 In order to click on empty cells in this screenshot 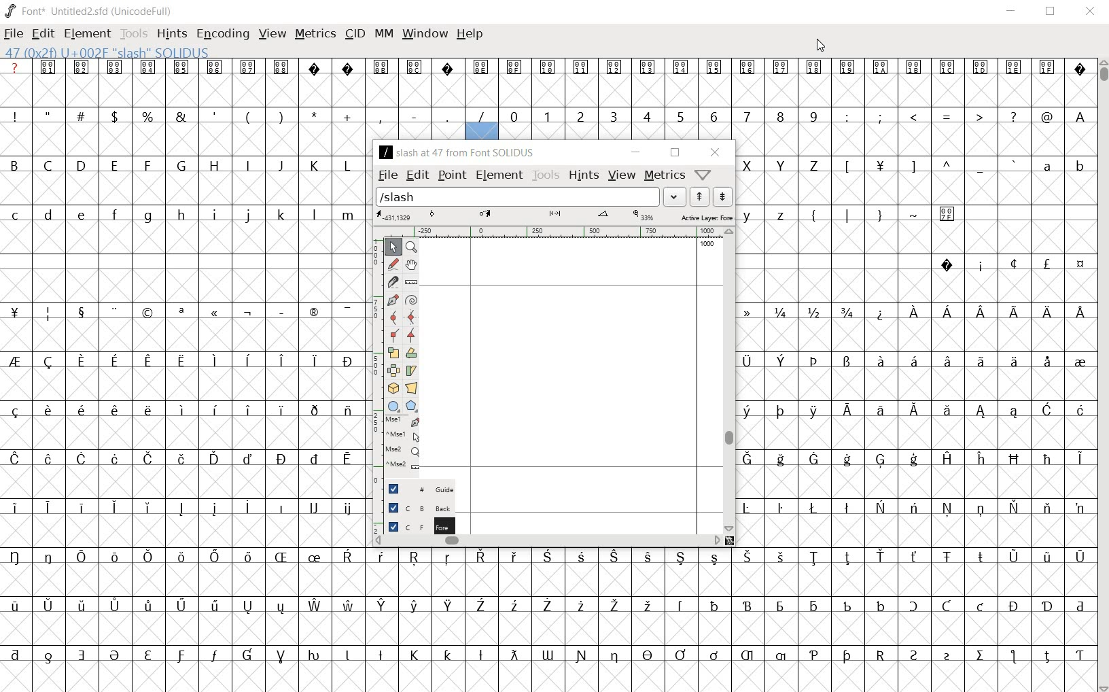, I will do `click(183, 141)`.